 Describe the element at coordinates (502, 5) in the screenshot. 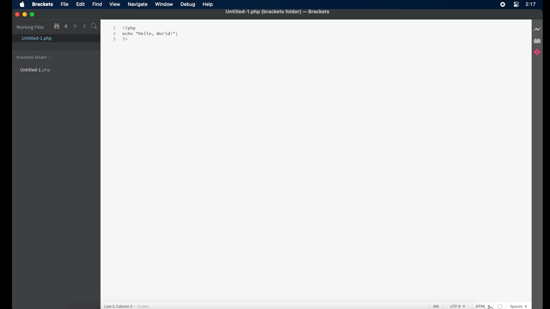

I see `screen recorder` at that location.